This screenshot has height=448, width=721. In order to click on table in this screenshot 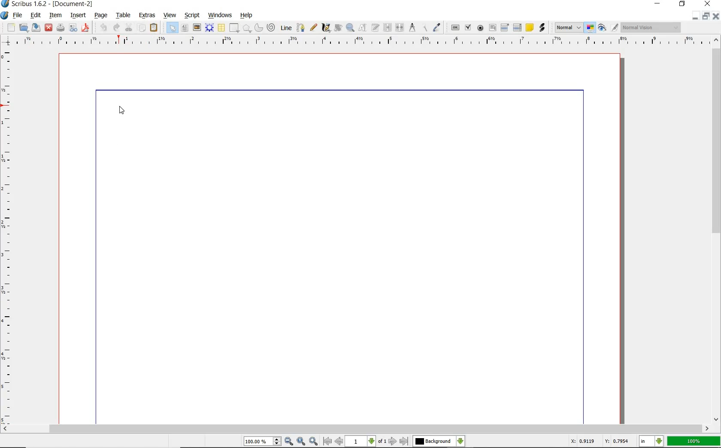, I will do `click(222, 28)`.